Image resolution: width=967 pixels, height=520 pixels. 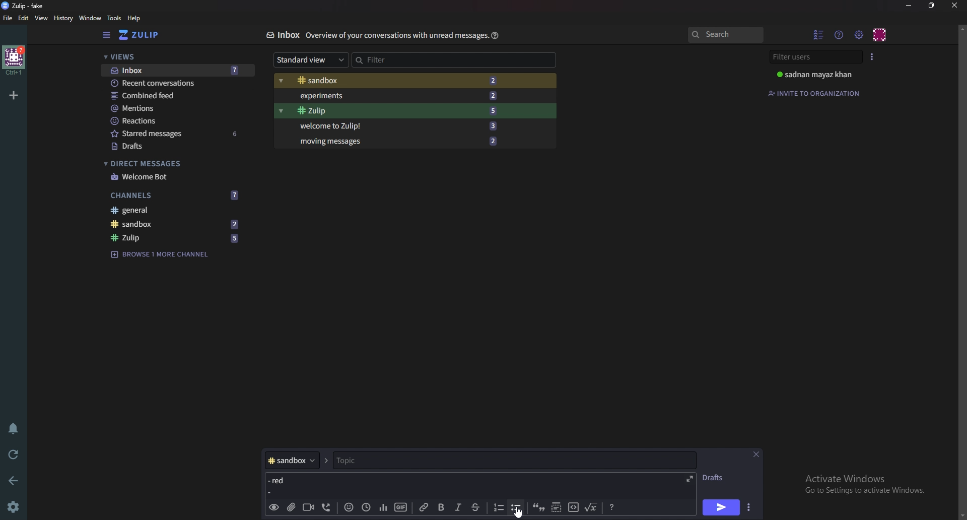 I want to click on link, so click(x=426, y=507).